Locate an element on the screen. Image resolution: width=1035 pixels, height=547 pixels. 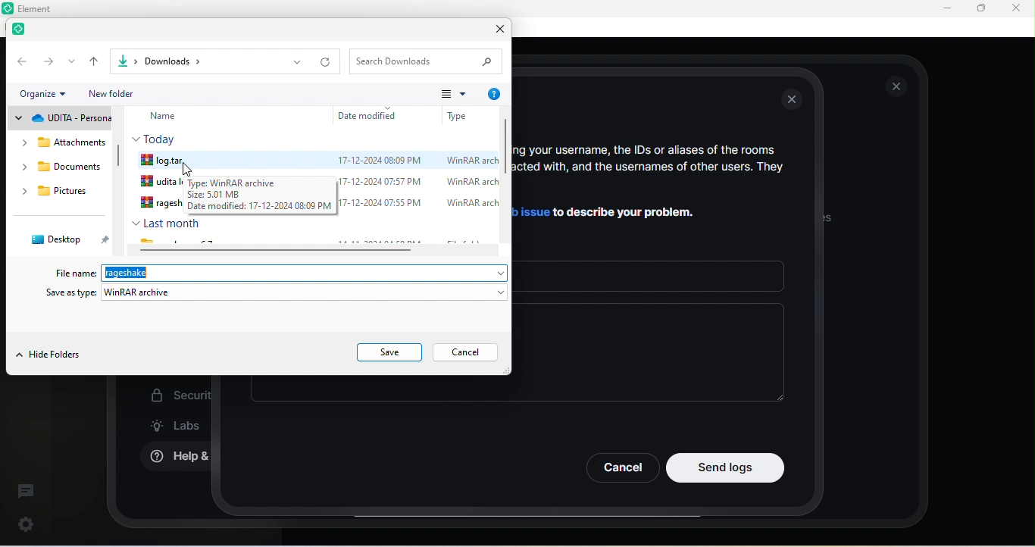
Udita is located at coordinates (159, 183).